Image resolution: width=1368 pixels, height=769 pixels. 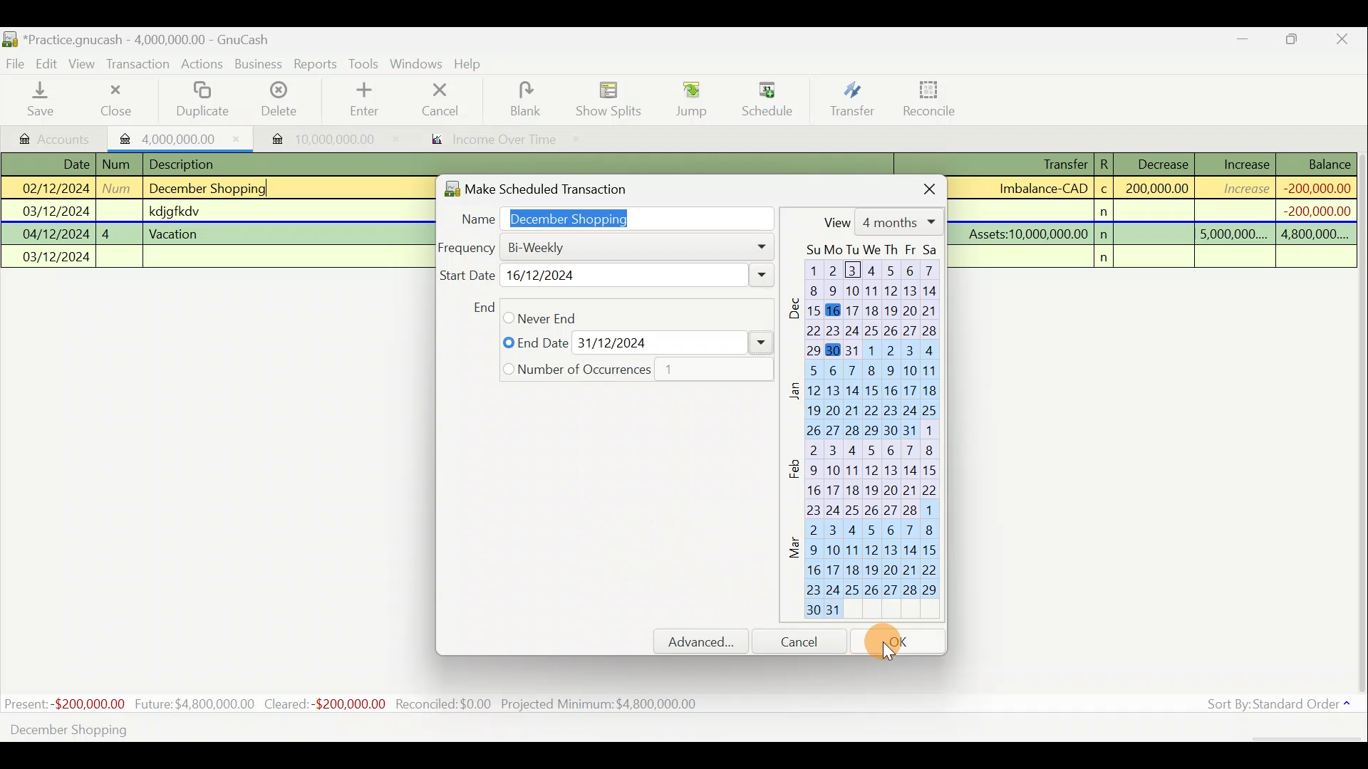 I want to click on Sort by, so click(x=1282, y=707).